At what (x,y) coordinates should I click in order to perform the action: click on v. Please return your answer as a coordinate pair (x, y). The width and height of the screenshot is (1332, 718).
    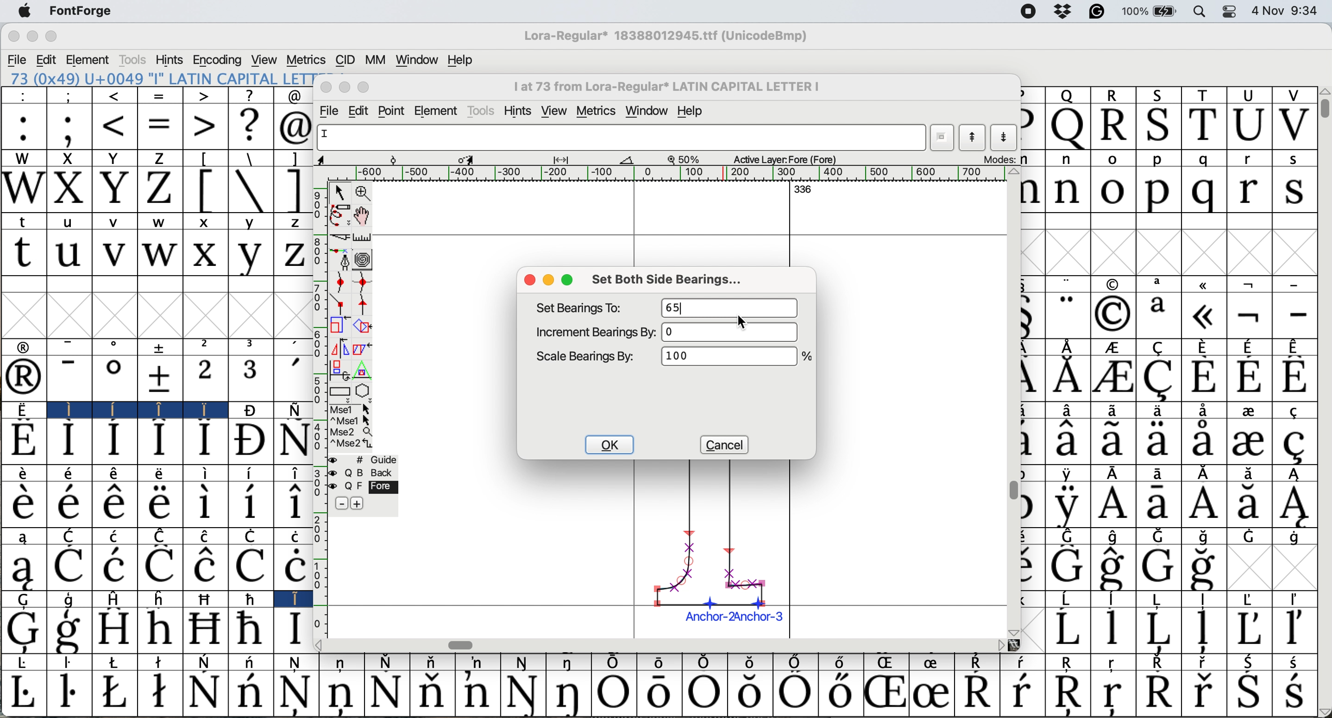
    Looking at the image, I should click on (114, 254).